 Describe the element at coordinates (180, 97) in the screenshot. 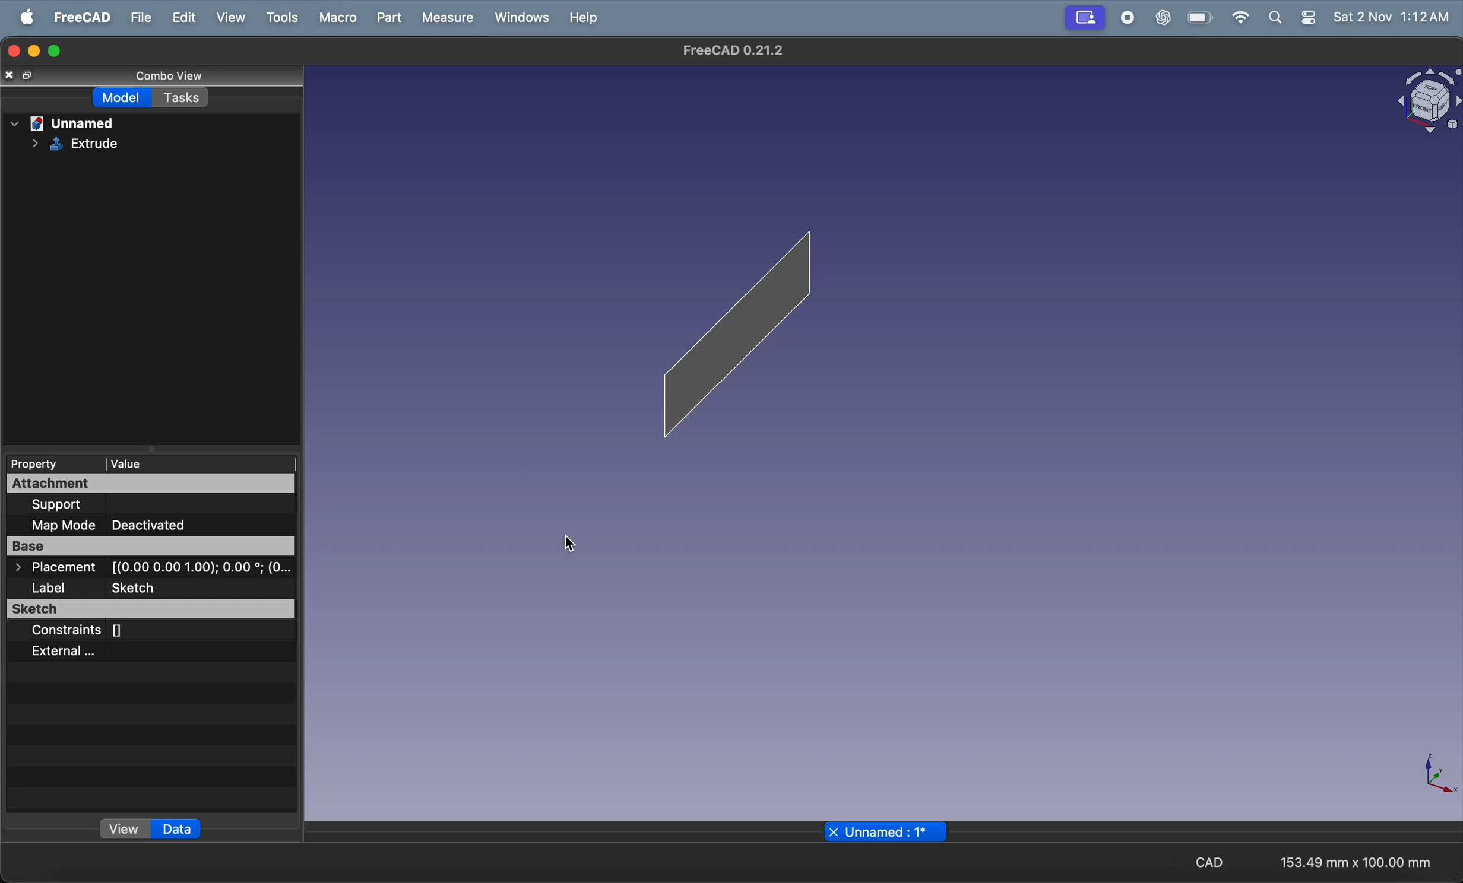

I see `tasks` at that location.